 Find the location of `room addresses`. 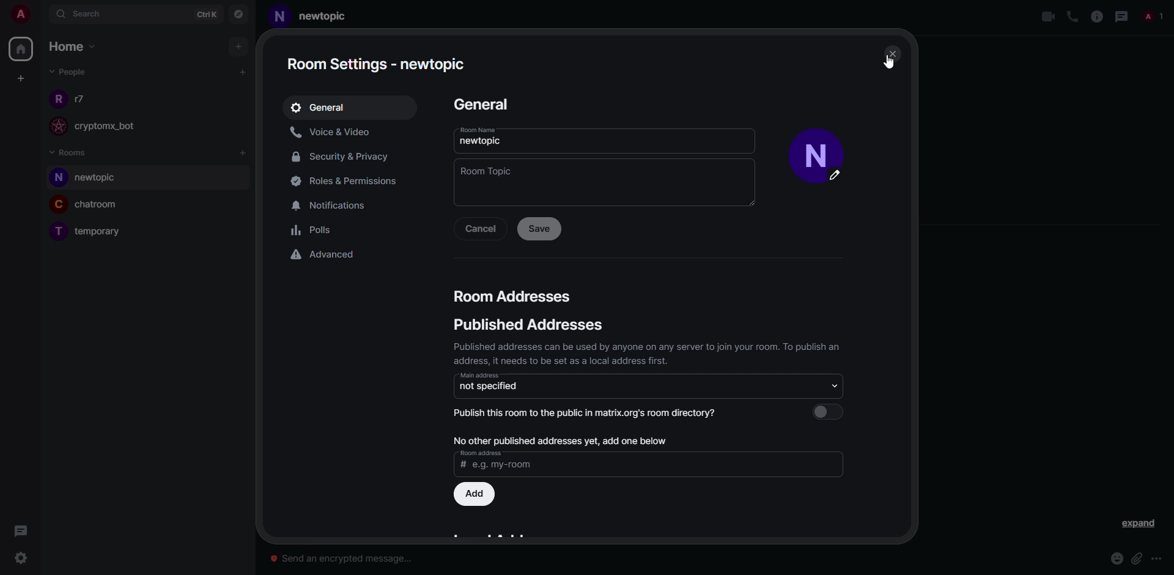

room addresses is located at coordinates (514, 295).